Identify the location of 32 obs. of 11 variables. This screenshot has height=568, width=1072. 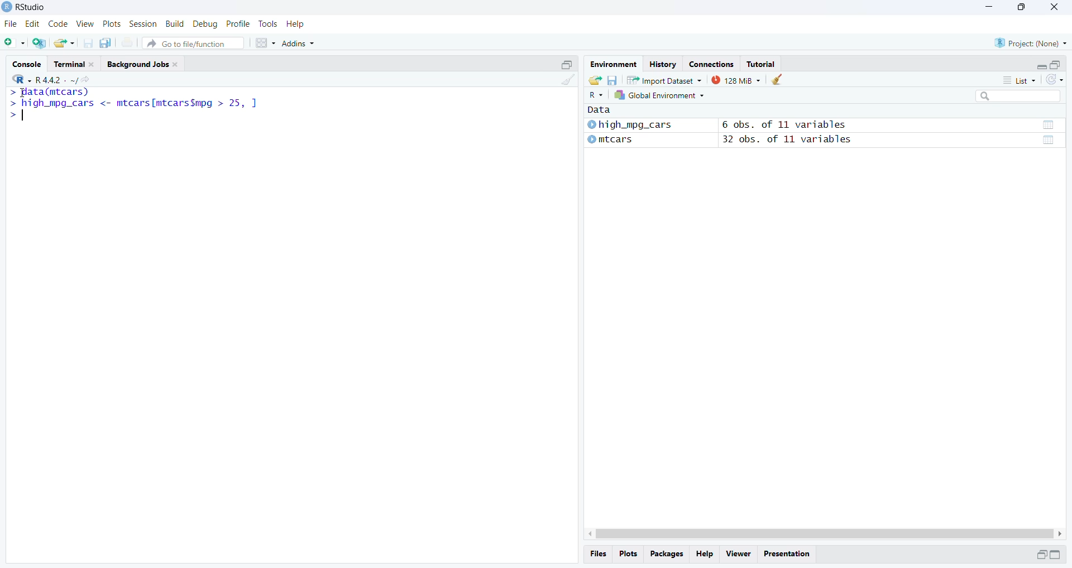
(788, 139).